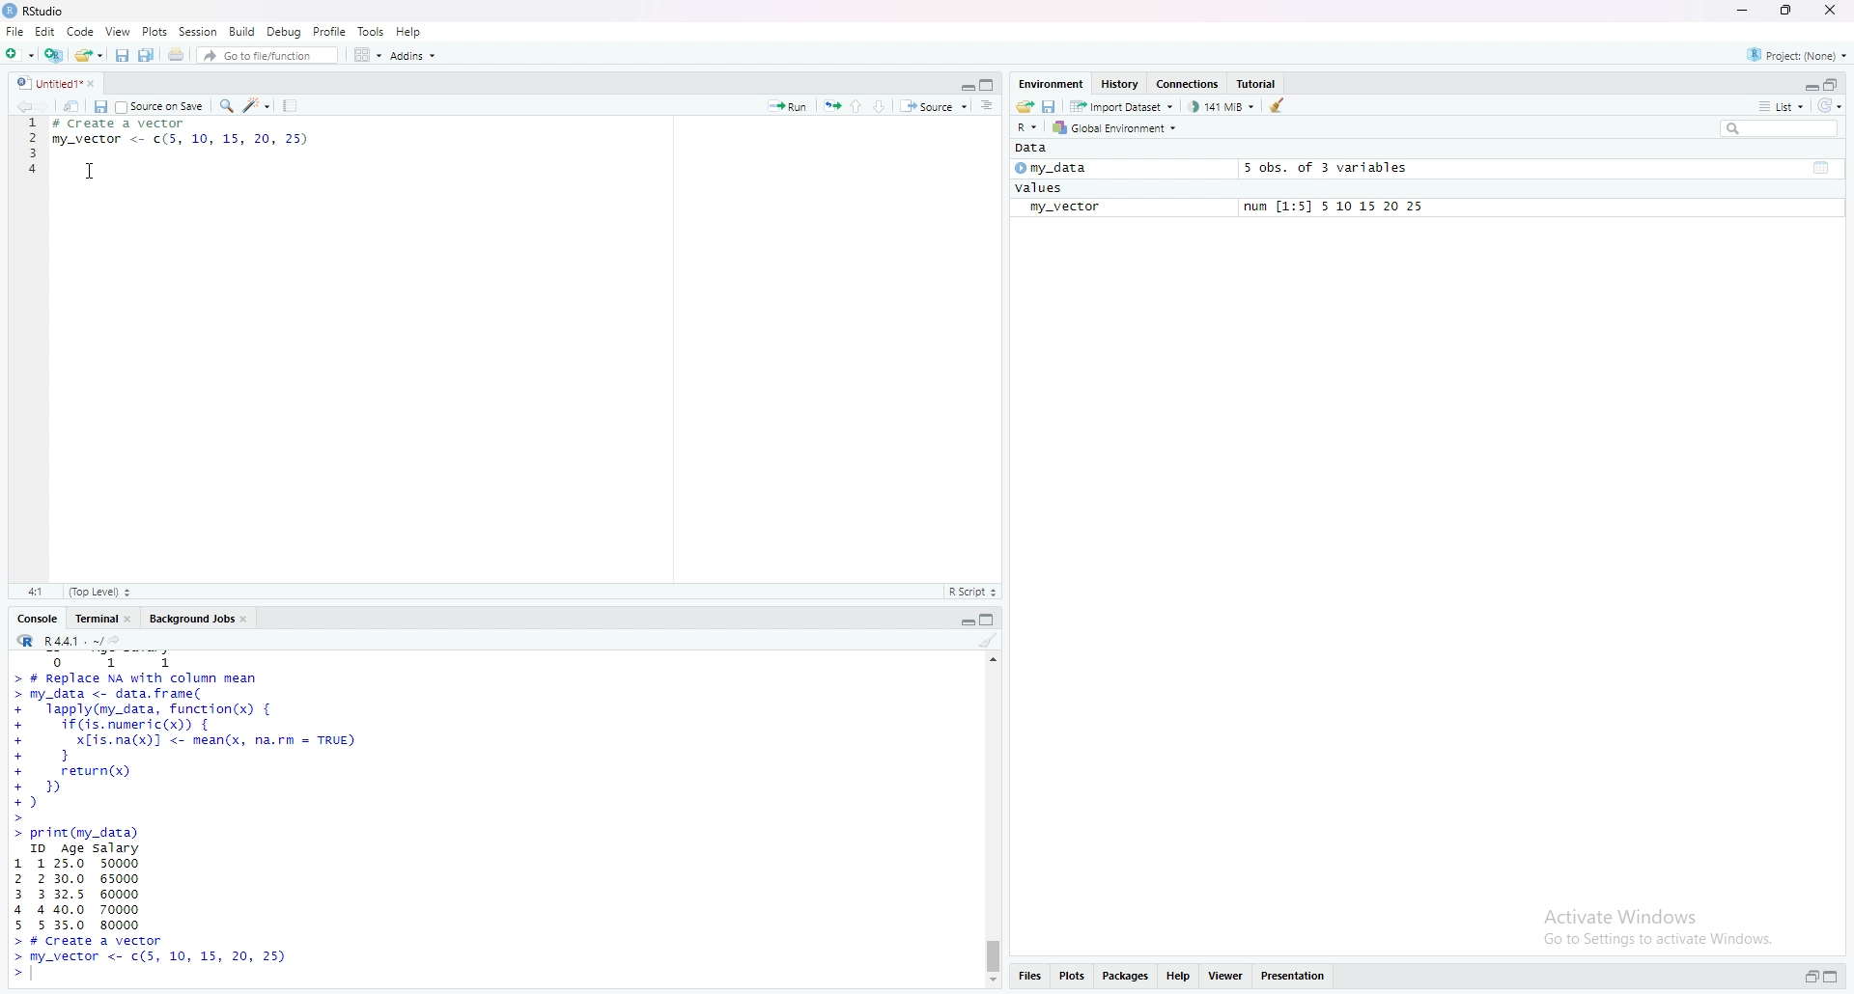  What do you see at coordinates (80, 32) in the screenshot?
I see `code` at bounding box center [80, 32].